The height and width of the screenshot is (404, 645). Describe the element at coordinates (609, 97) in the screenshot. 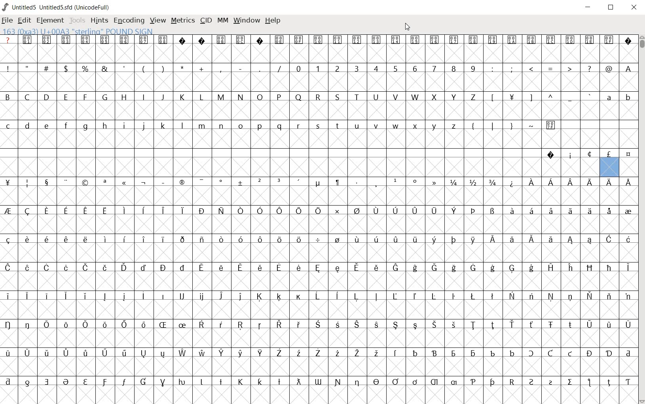

I see `a` at that location.